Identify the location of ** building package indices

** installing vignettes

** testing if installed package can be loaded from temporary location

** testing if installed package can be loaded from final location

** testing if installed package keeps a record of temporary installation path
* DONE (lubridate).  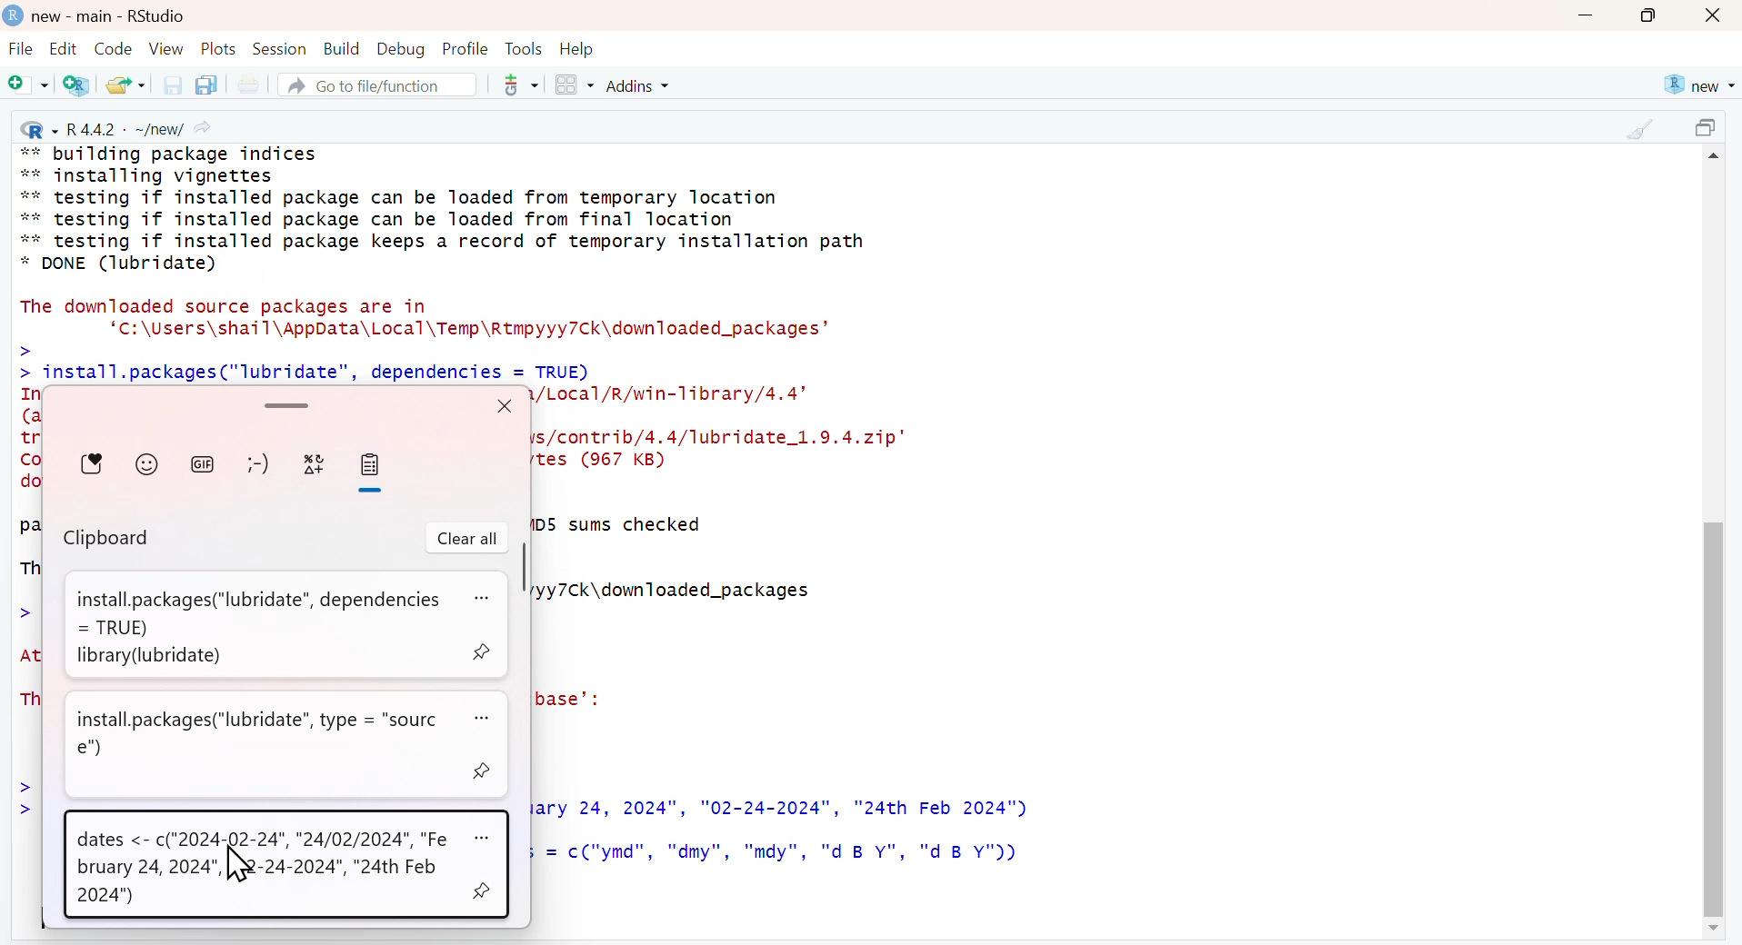
(446, 209).